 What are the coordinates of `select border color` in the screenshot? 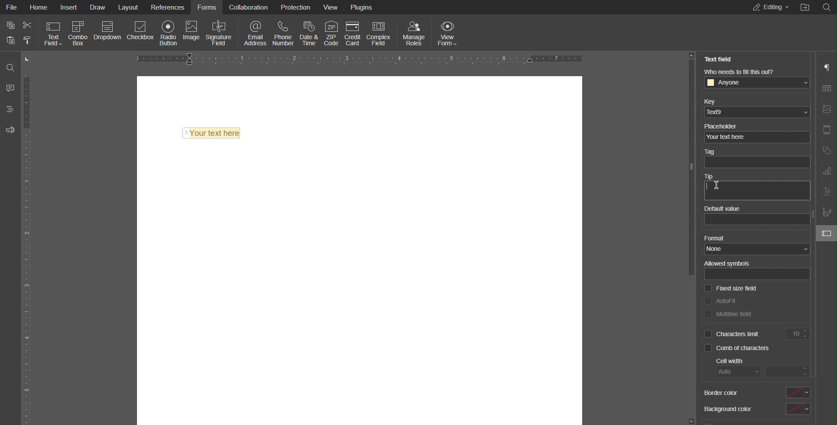 It's located at (797, 392).